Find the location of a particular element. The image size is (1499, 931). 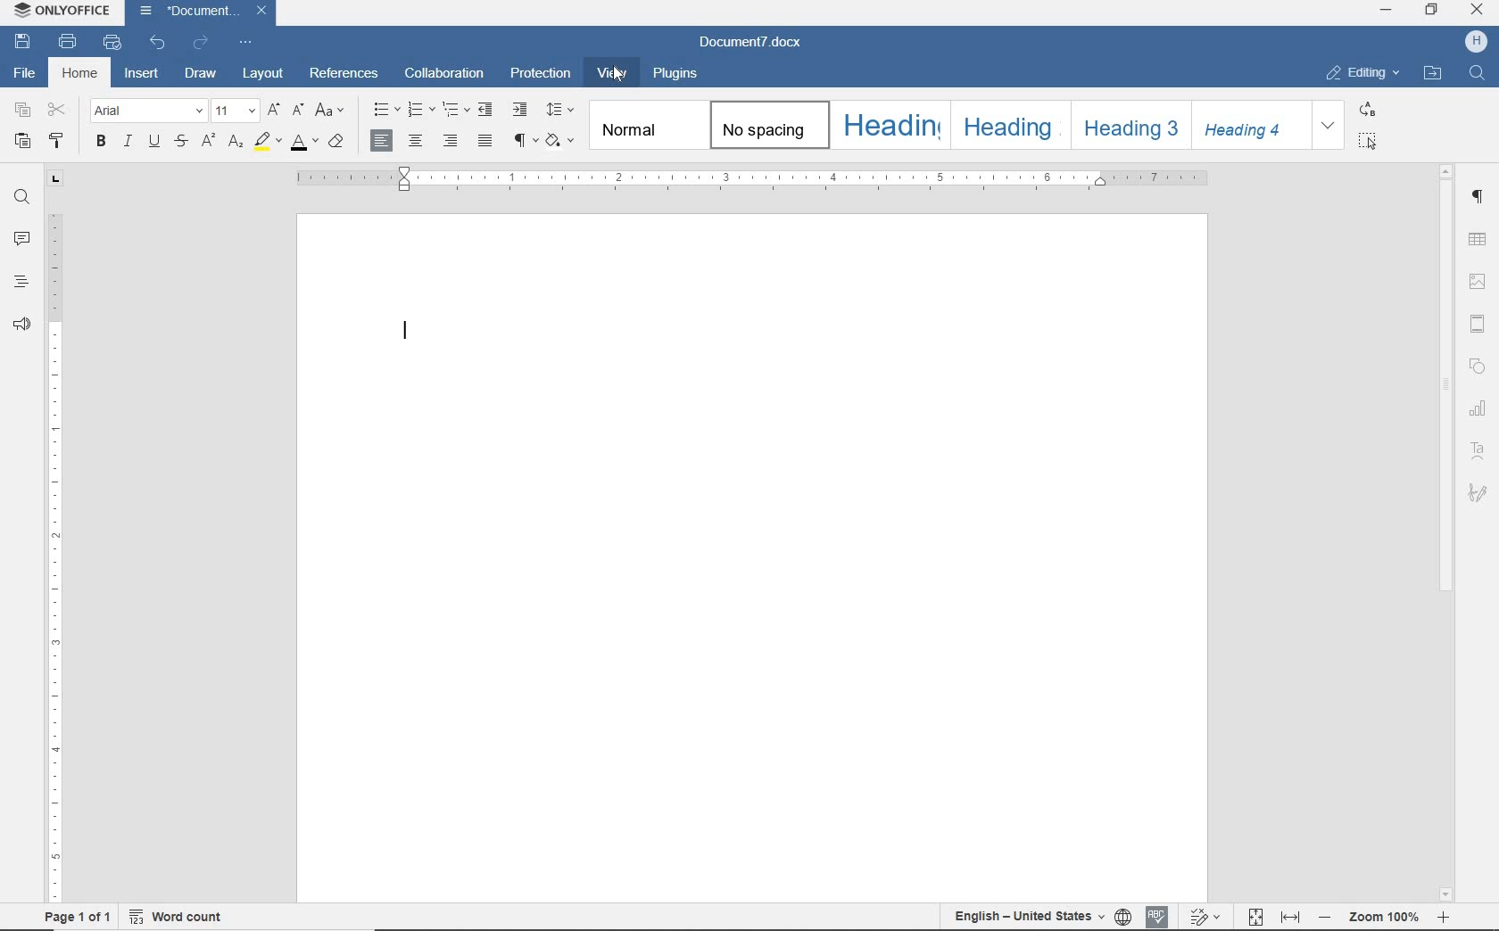

SAVE is located at coordinates (22, 42).